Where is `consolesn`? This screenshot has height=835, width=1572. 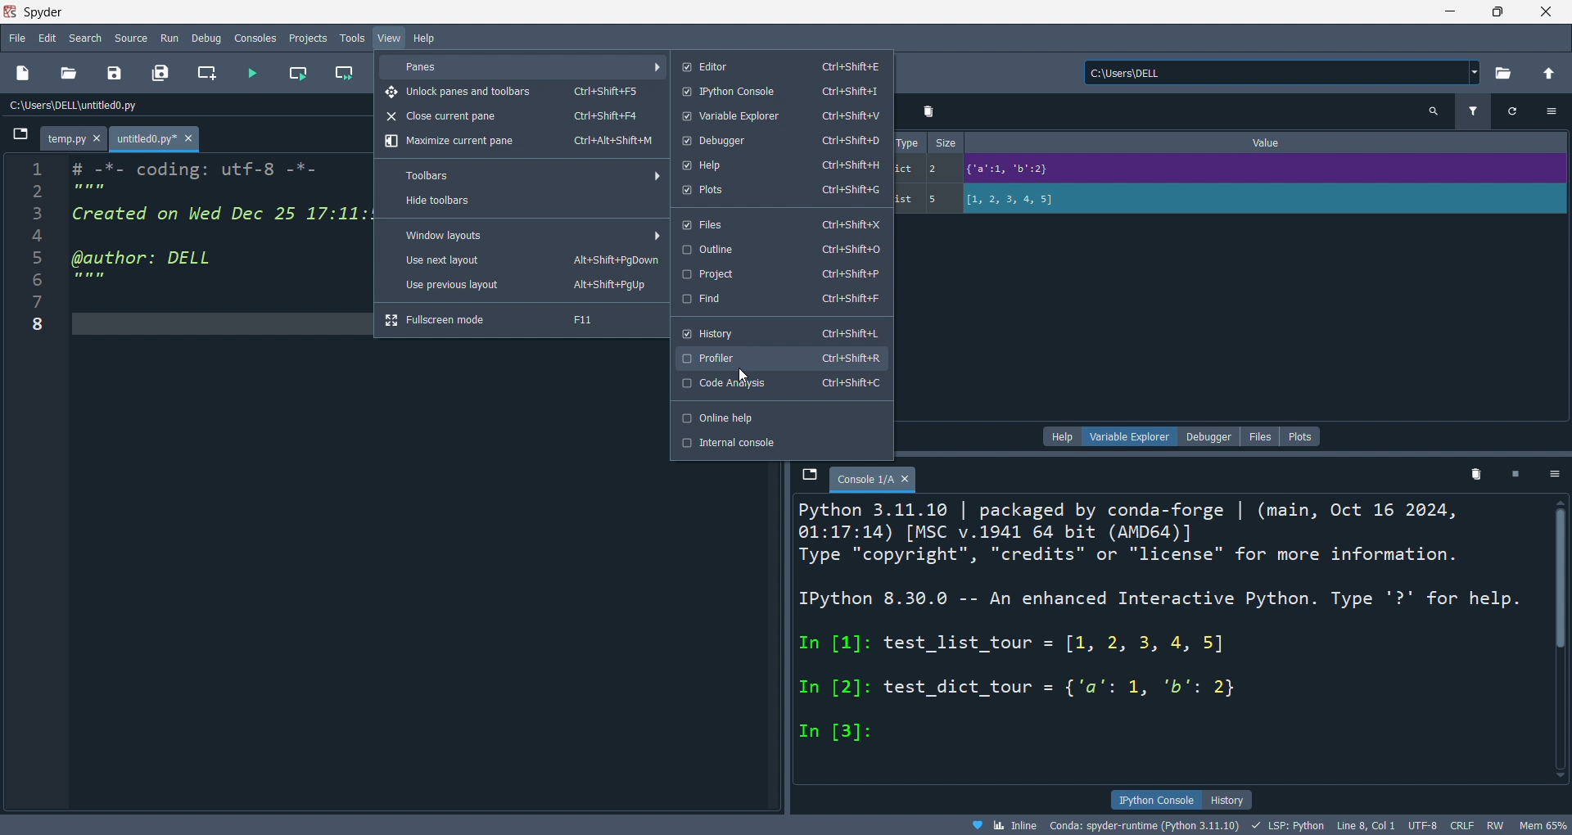
consolesn is located at coordinates (252, 38).